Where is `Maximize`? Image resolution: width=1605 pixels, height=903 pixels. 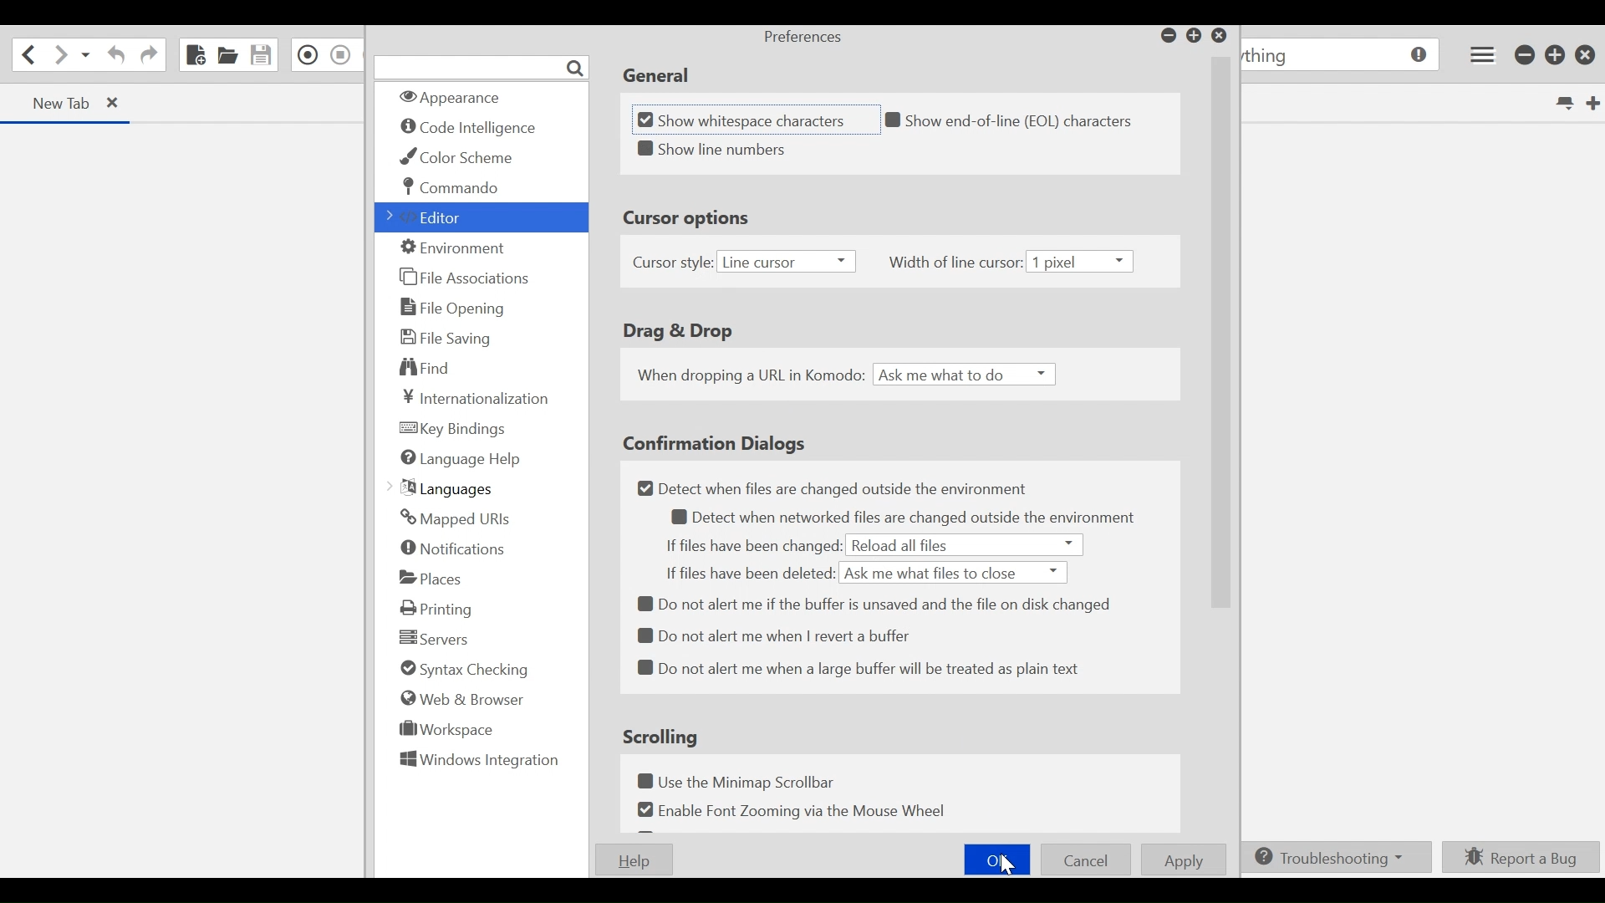 Maximize is located at coordinates (1195, 36).